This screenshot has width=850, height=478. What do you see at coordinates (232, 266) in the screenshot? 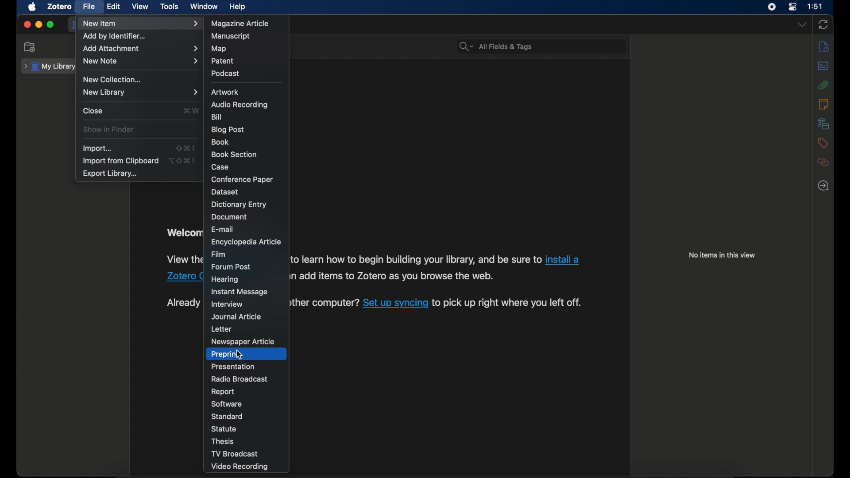
I see `forum post` at bounding box center [232, 266].